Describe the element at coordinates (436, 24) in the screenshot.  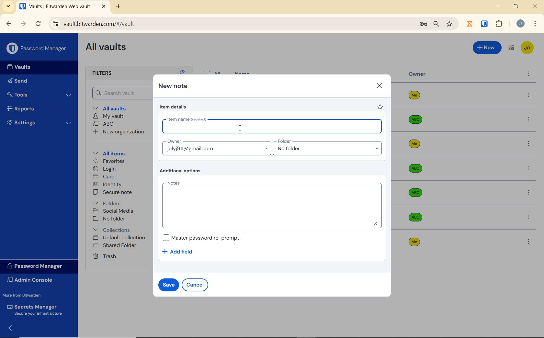
I see `zoom` at that location.